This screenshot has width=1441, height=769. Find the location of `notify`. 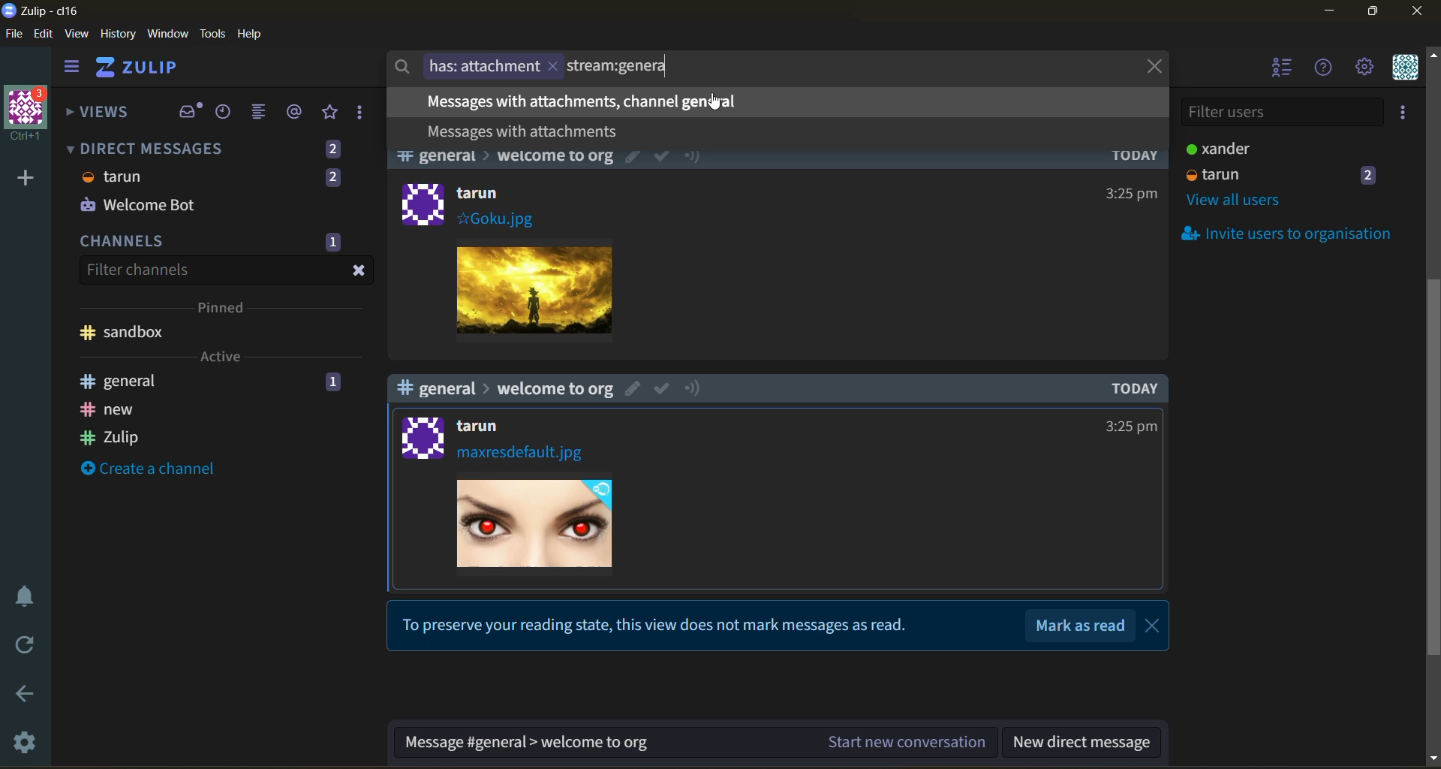

notify is located at coordinates (693, 154).